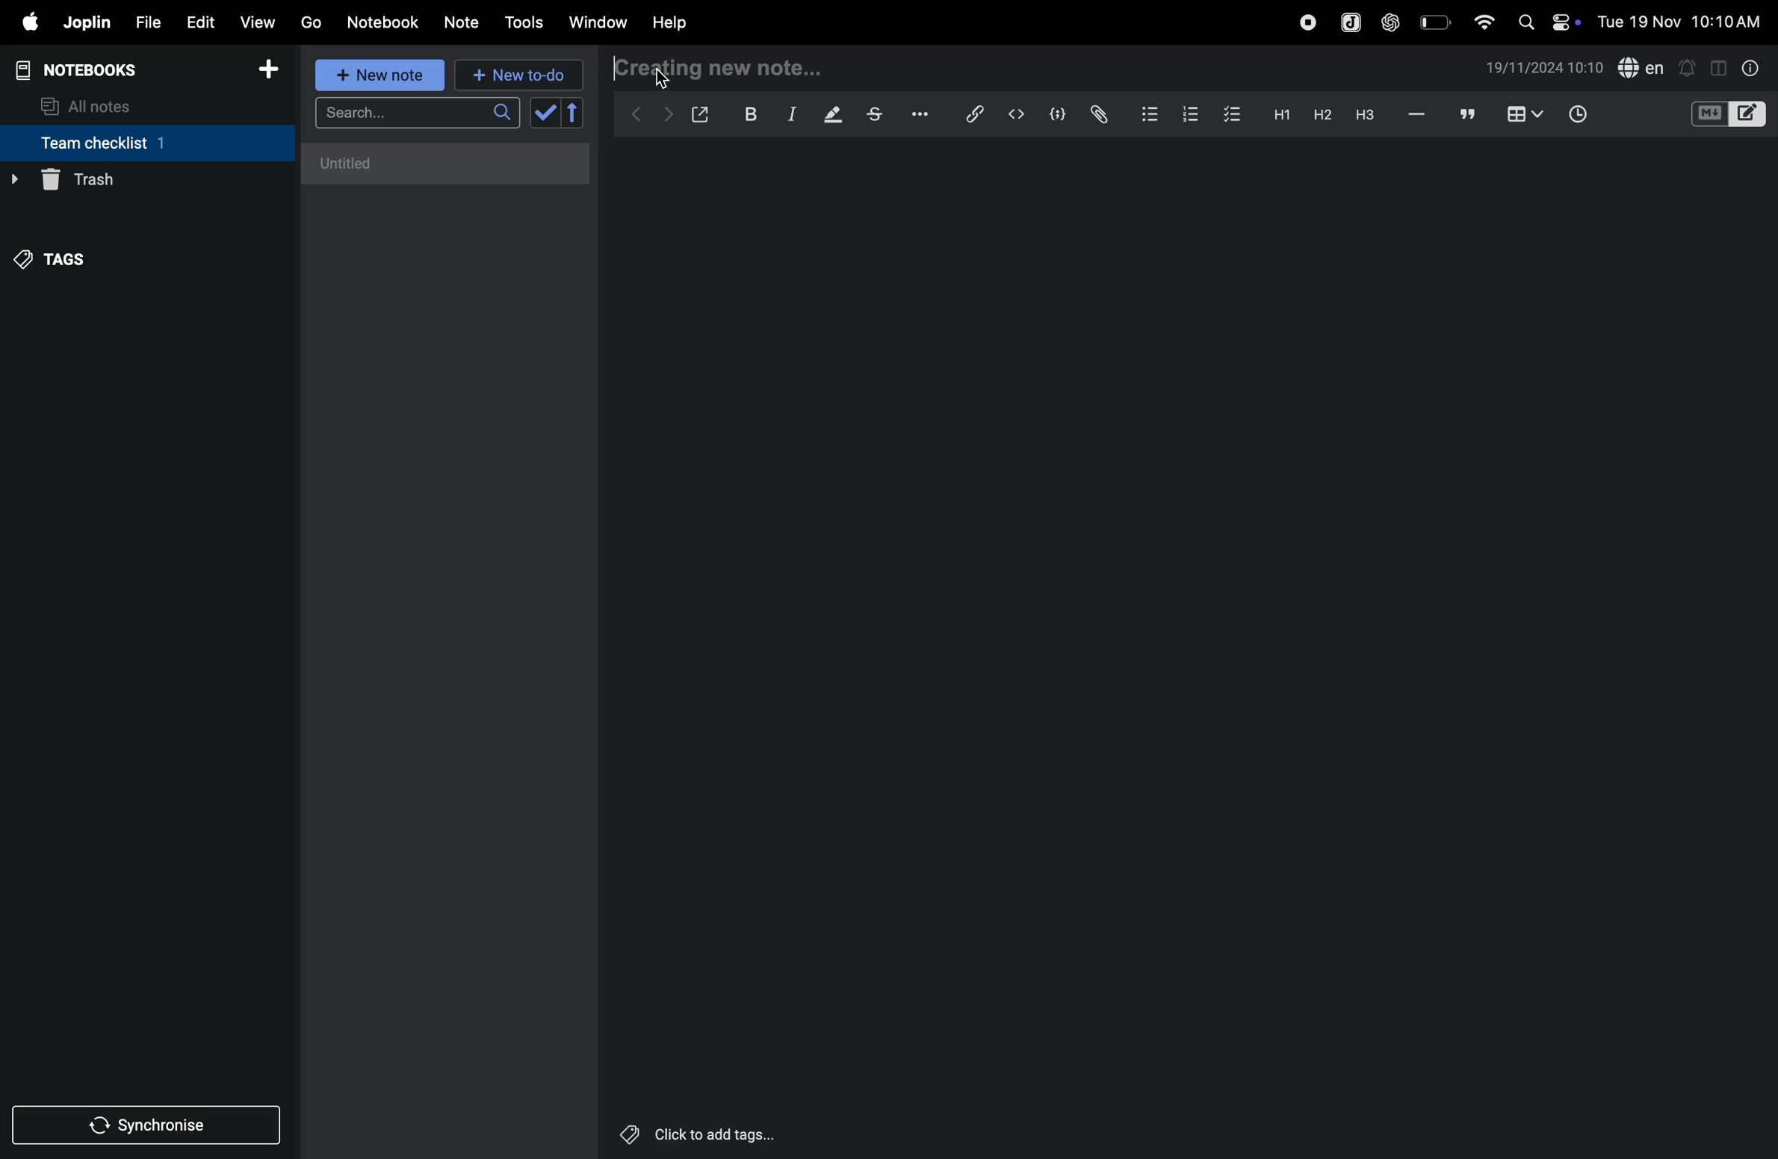 This screenshot has height=1159, width=1778. Describe the element at coordinates (85, 68) in the screenshot. I see `notebooks` at that location.